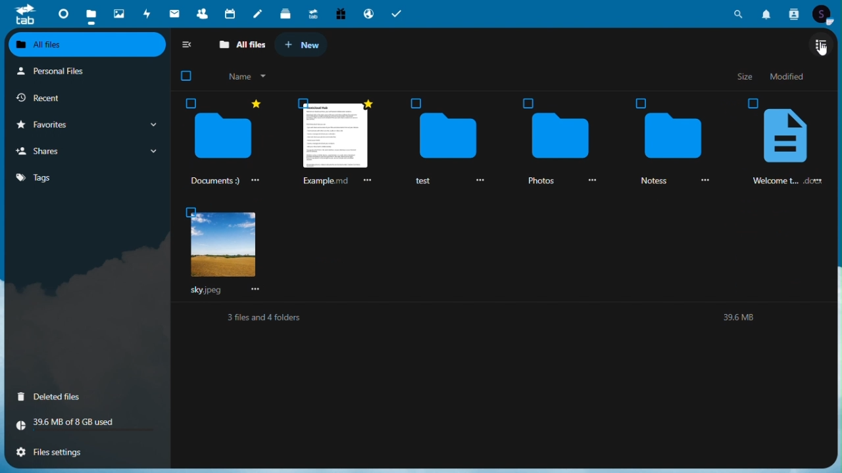 This screenshot has height=473, width=842. What do you see at coordinates (284, 13) in the screenshot?
I see `deck` at bounding box center [284, 13].